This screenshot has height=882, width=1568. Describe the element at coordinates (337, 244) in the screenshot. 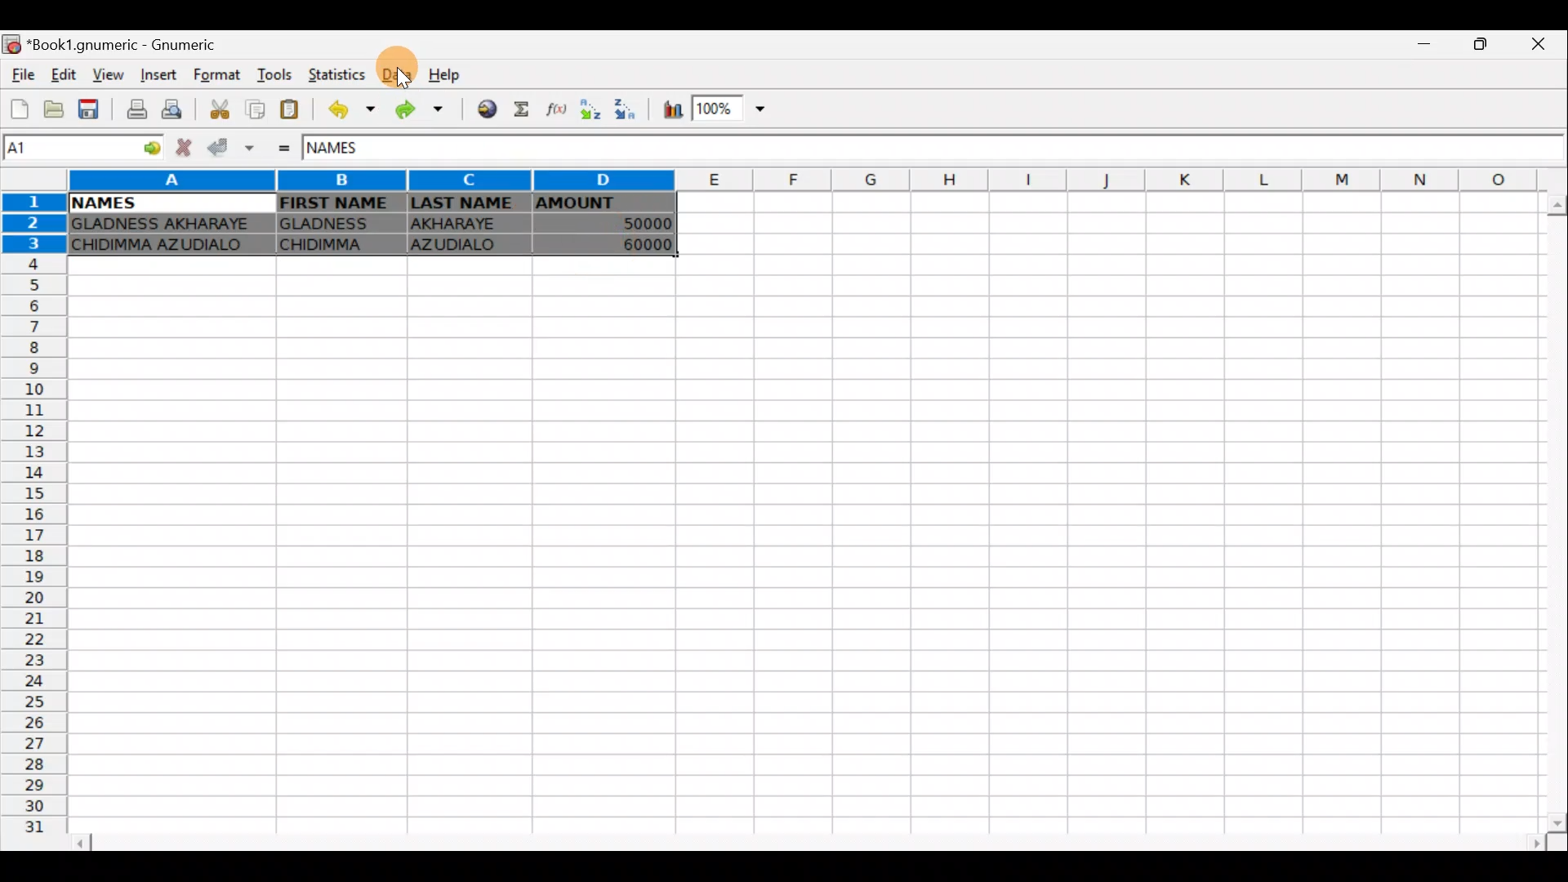

I see `CHIDIMMA` at that location.